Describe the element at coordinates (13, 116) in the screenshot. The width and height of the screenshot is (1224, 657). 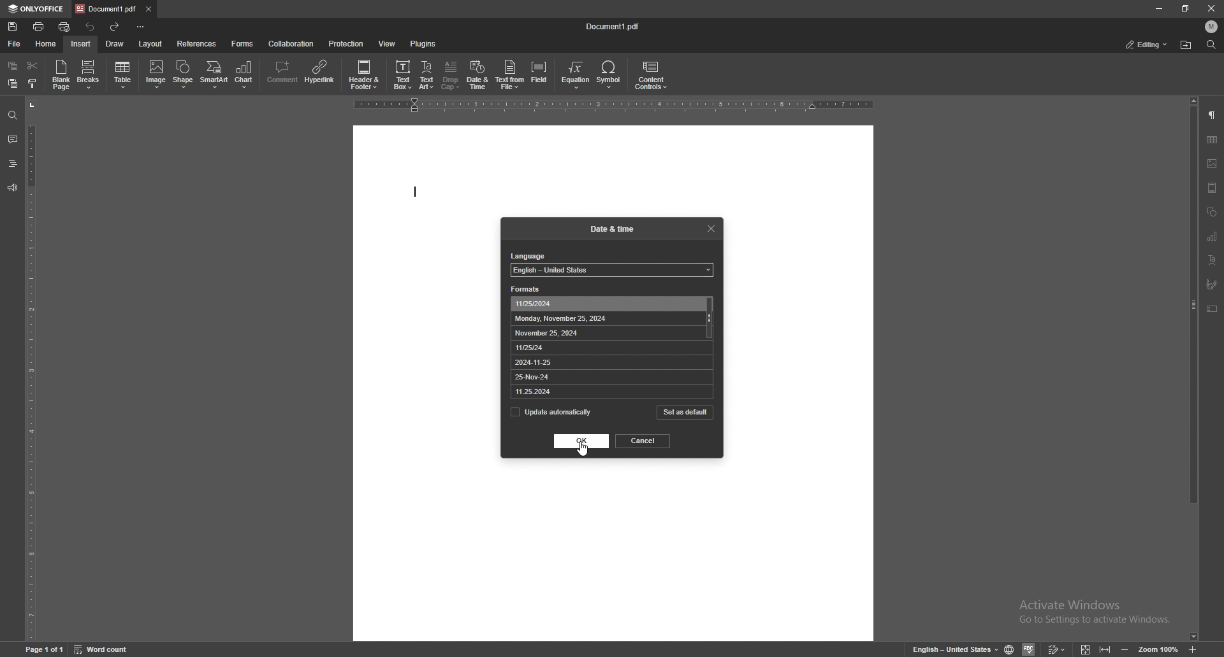
I see `find` at that location.